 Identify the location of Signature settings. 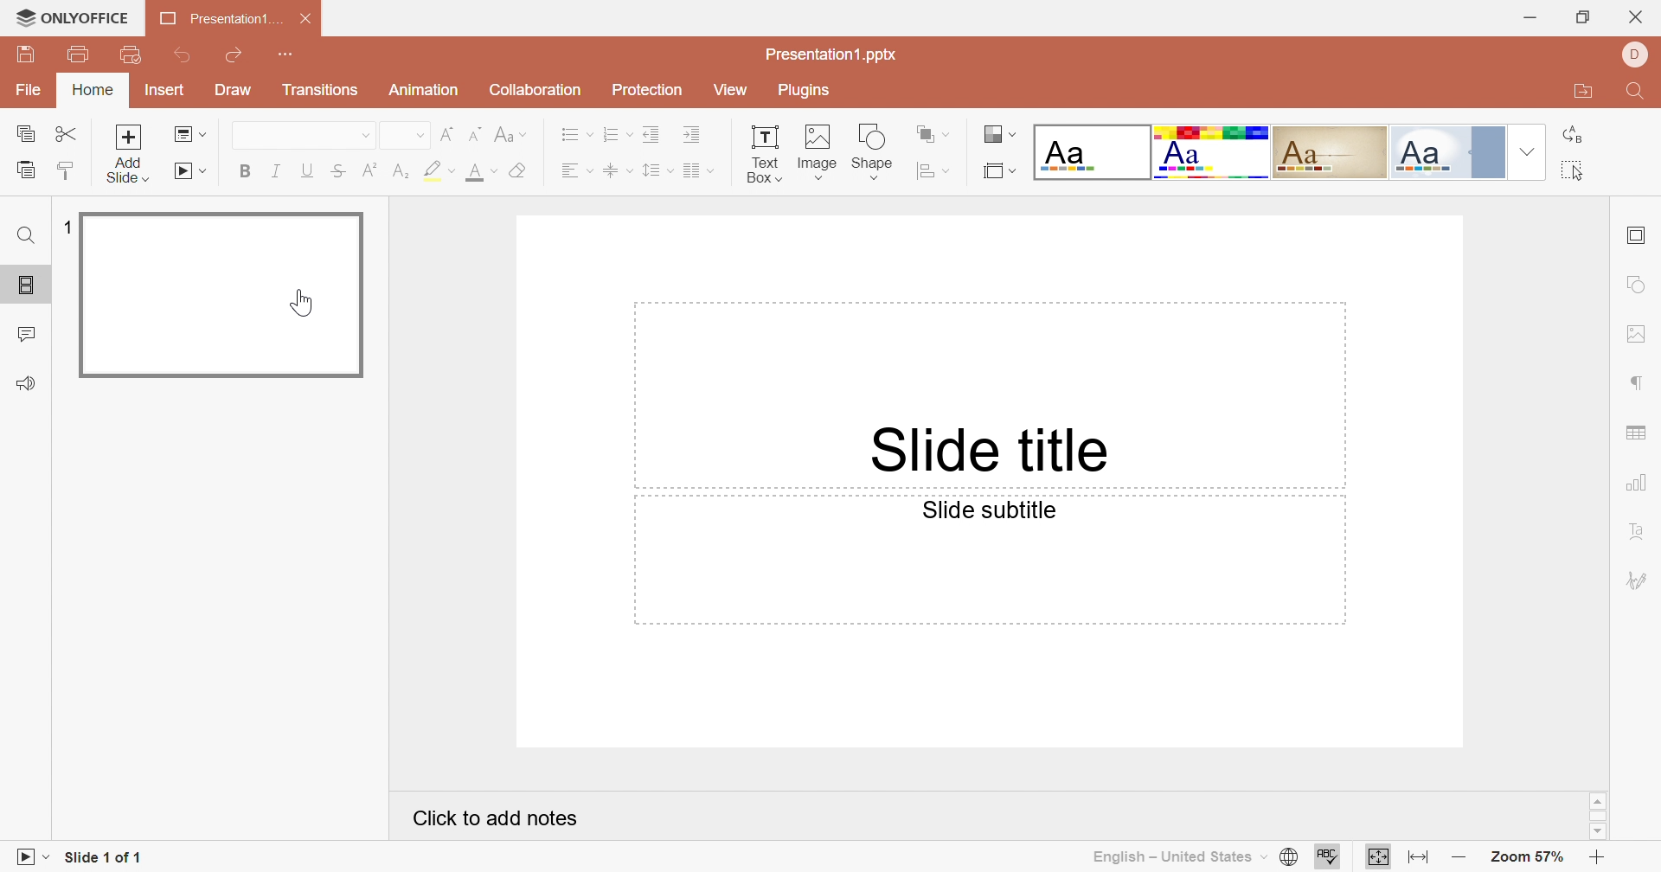
(1642, 582).